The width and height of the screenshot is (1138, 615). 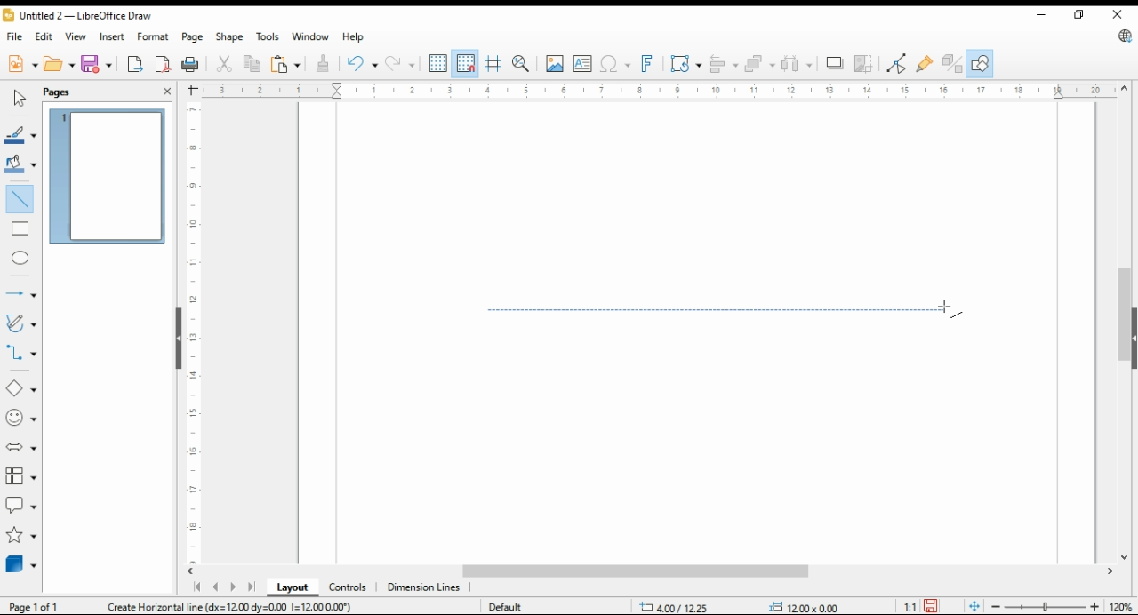 What do you see at coordinates (22, 476) in the screenshot?
I see `flowchart` at bounding box center [22, 476].